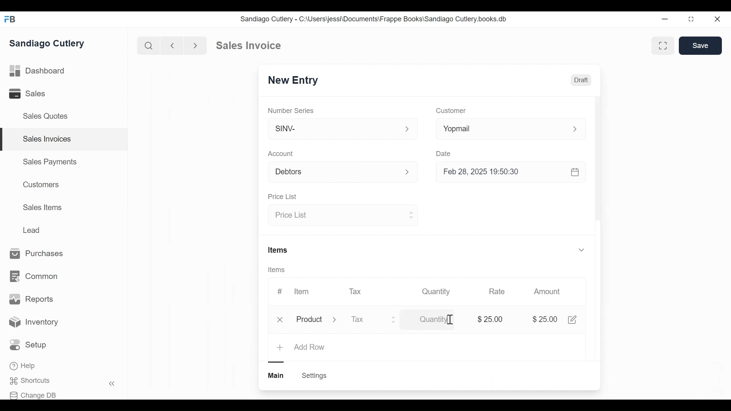  What do you see at coordinates (48, 116) in the screenshot?
I see `Sales Quotes` at bounding box center [48, 116].